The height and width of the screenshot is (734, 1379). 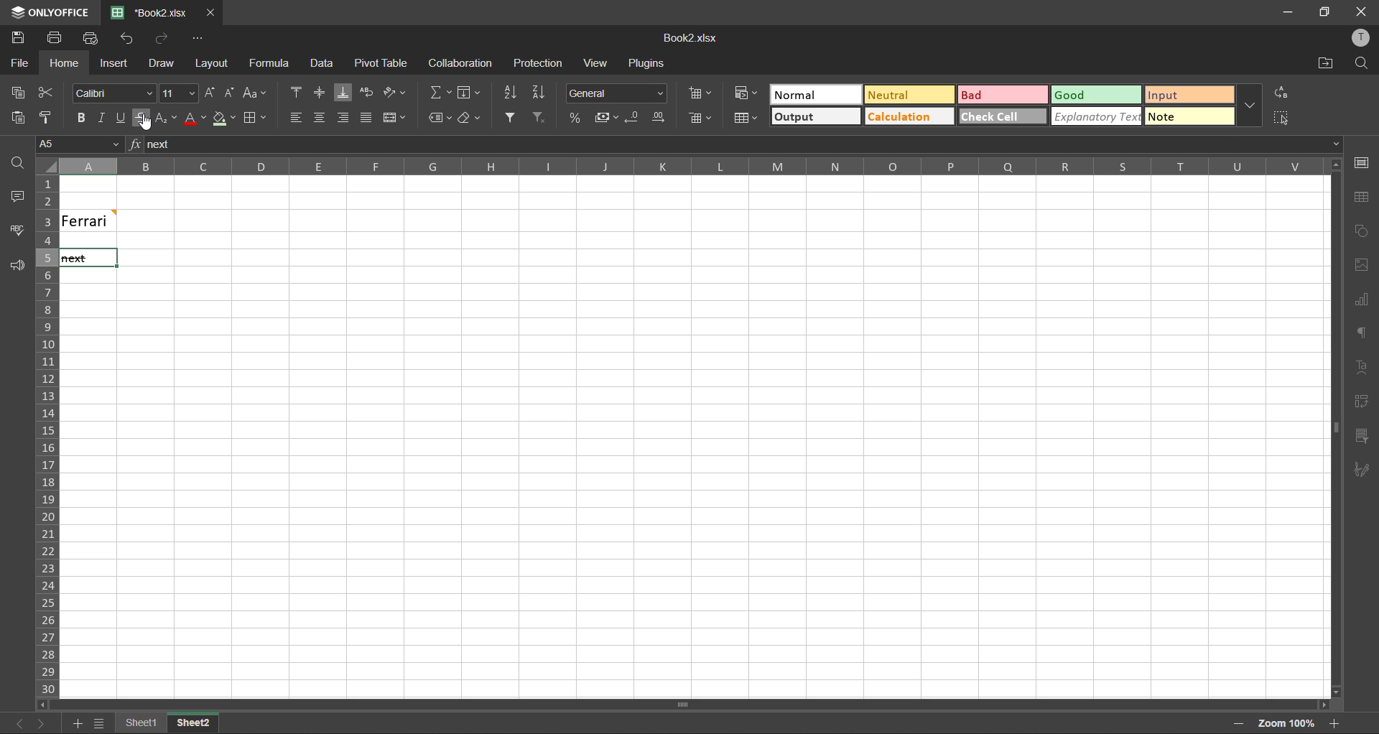 I want to click on conditional formatting, so click(x=743, y=92).